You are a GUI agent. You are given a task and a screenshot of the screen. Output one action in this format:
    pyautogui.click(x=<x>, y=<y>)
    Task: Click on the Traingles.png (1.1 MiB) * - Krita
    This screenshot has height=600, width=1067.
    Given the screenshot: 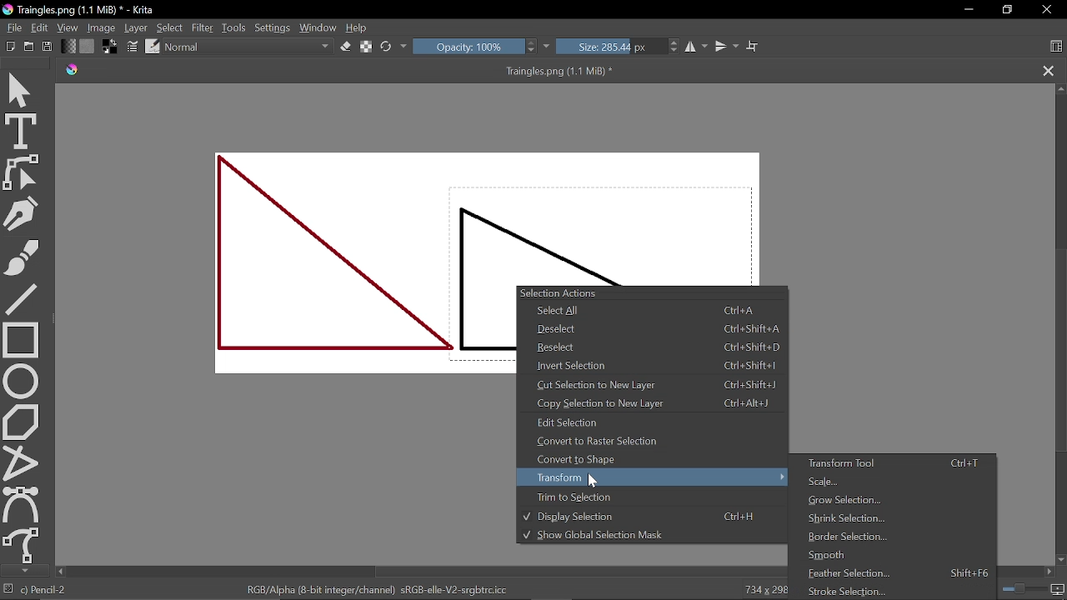 What is the action you would take?
    pyautogui.click(x=83, y=10)
    